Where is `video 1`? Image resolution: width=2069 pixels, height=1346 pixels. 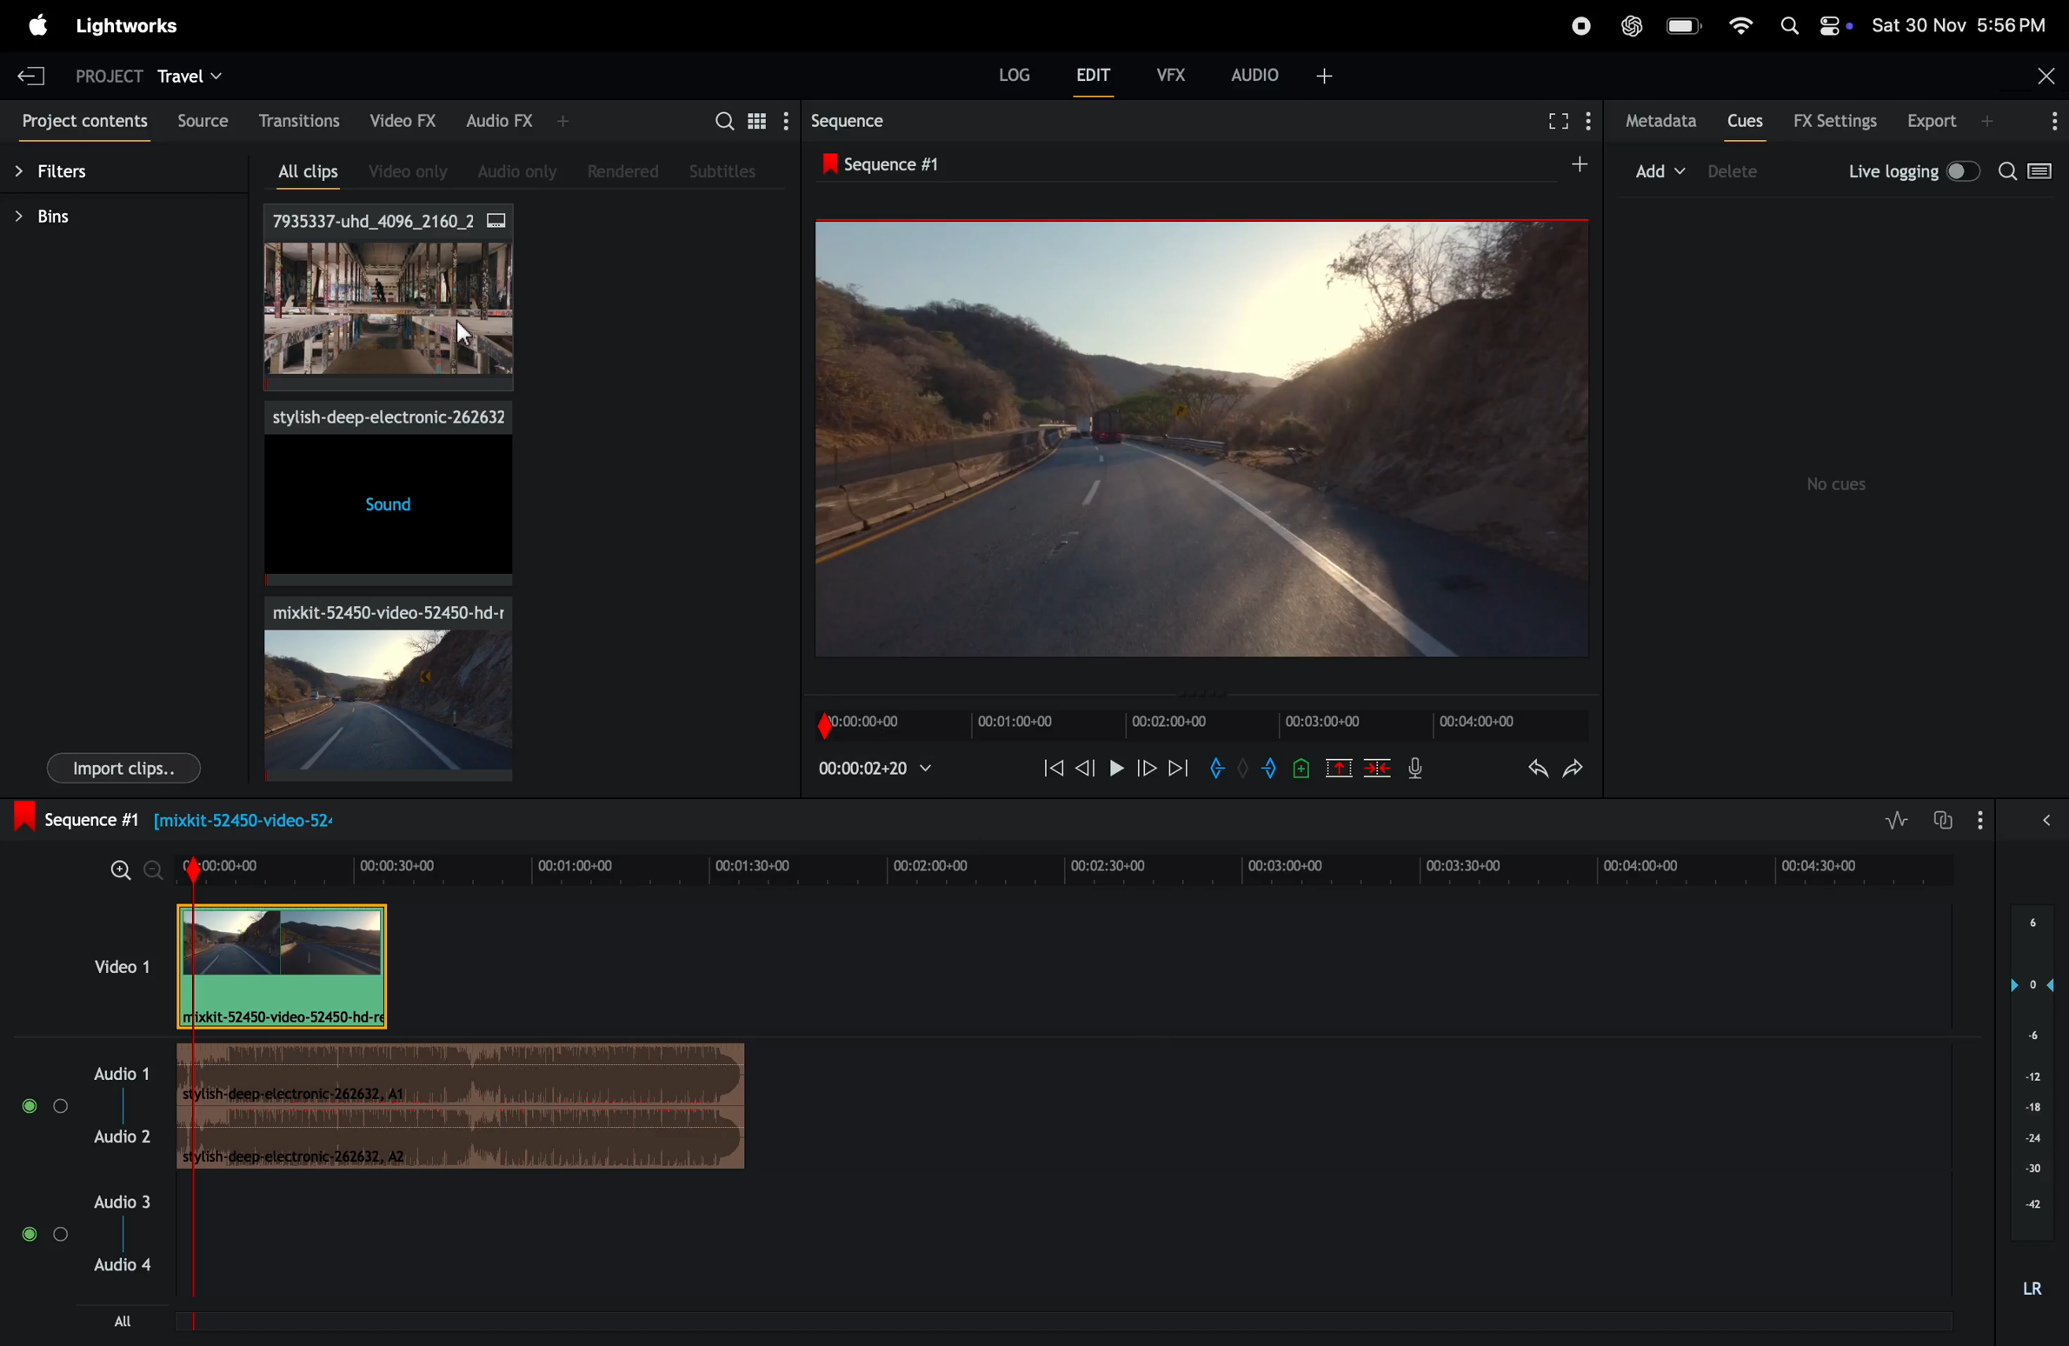 video 1 is located at coordinates (116, 964).